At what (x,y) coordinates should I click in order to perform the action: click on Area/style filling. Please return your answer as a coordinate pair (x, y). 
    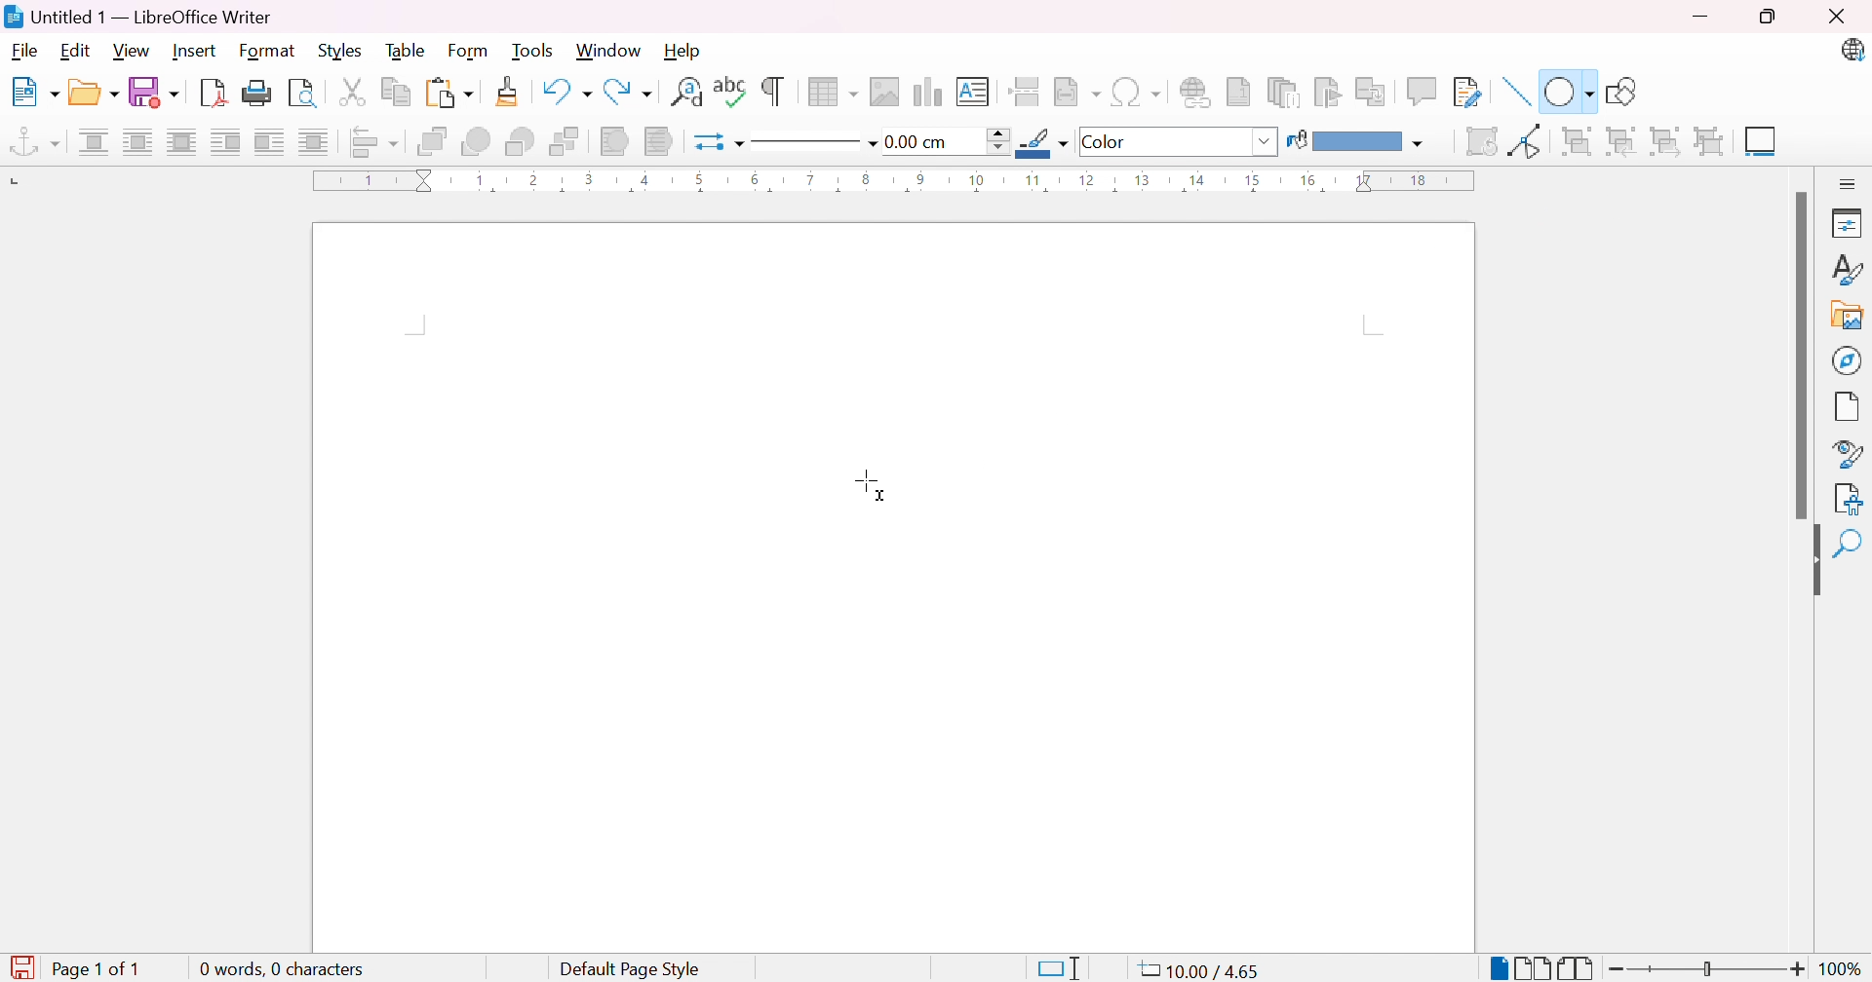
    Looking at the image, I should click on (1167, 142).